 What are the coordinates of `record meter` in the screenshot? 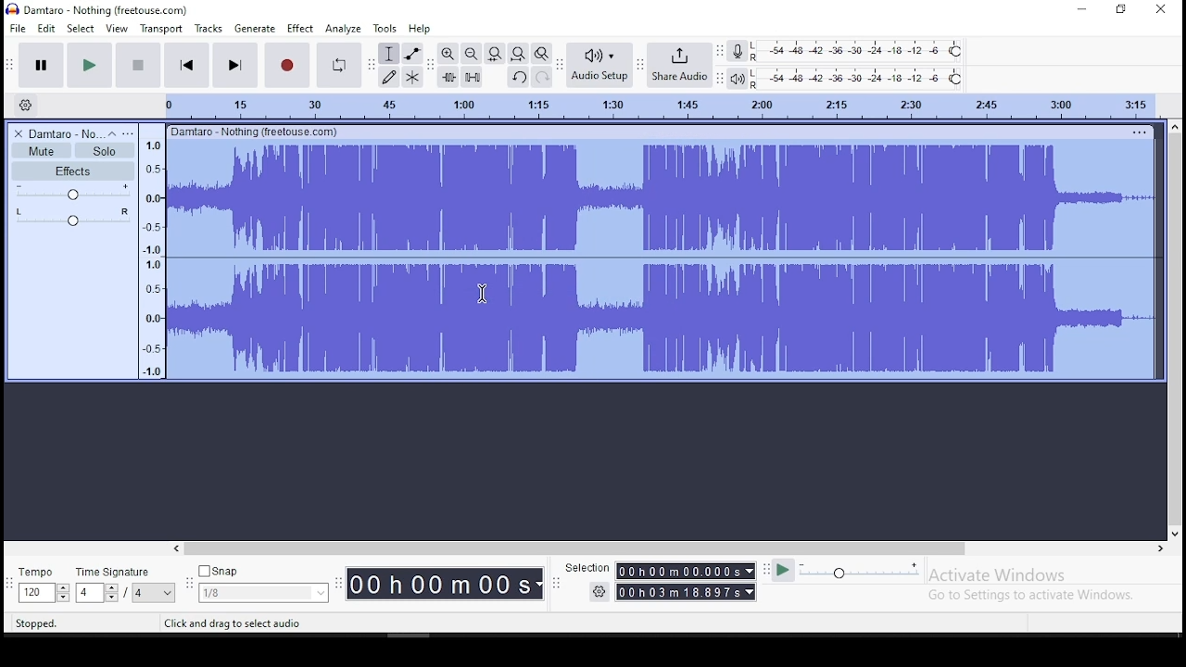 It's located at (736, 52).